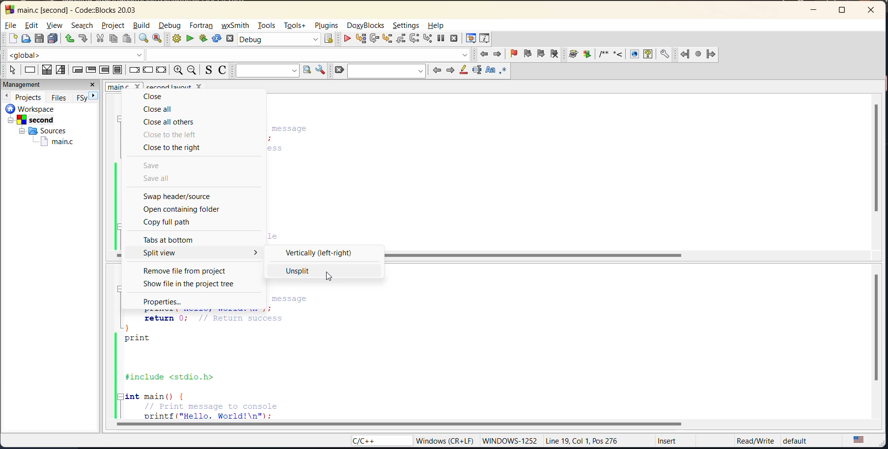 The image size is (888, 449). What do you see at coordinates (235, 25) in the screenshot?
I see `wxsmith` at bounding box center [235, 25].